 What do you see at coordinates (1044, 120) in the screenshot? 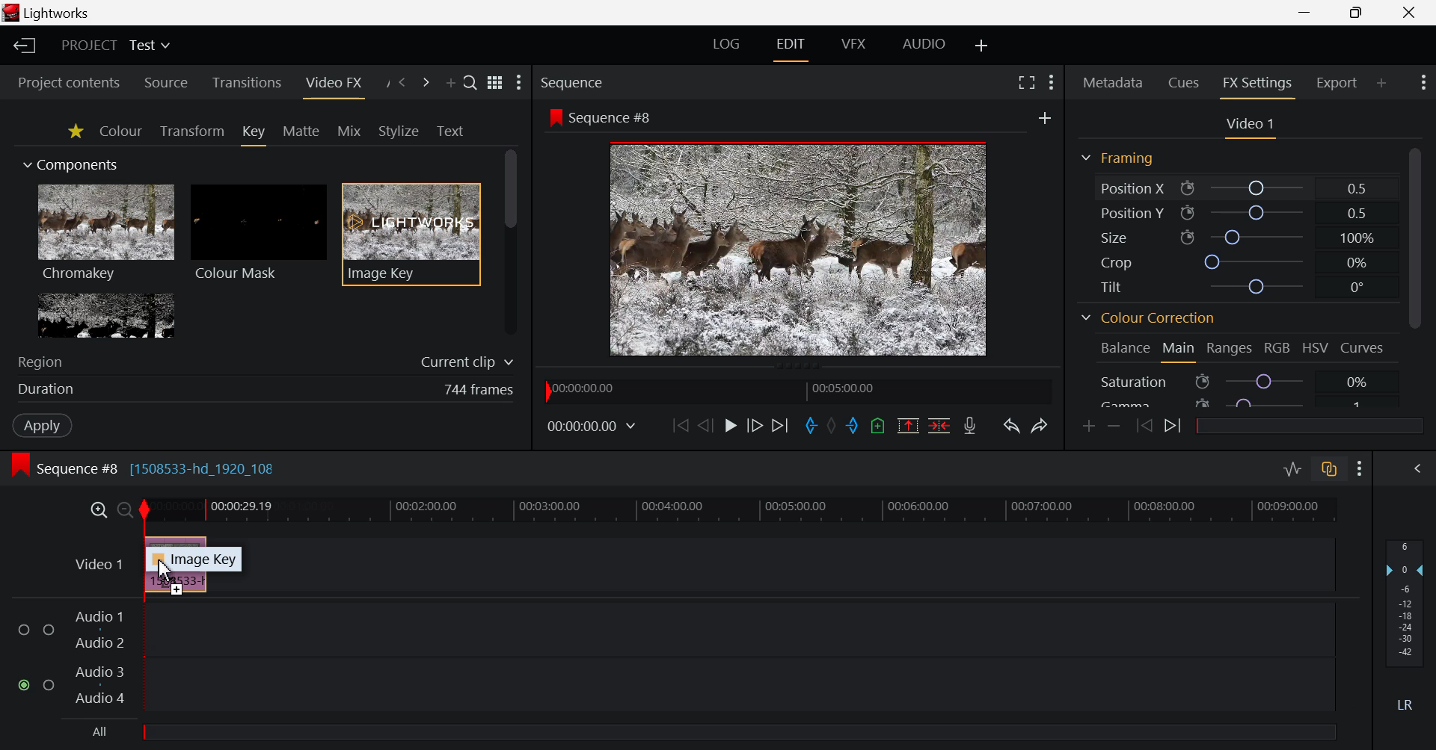
I see `add` at bounding box center [1044, 120].